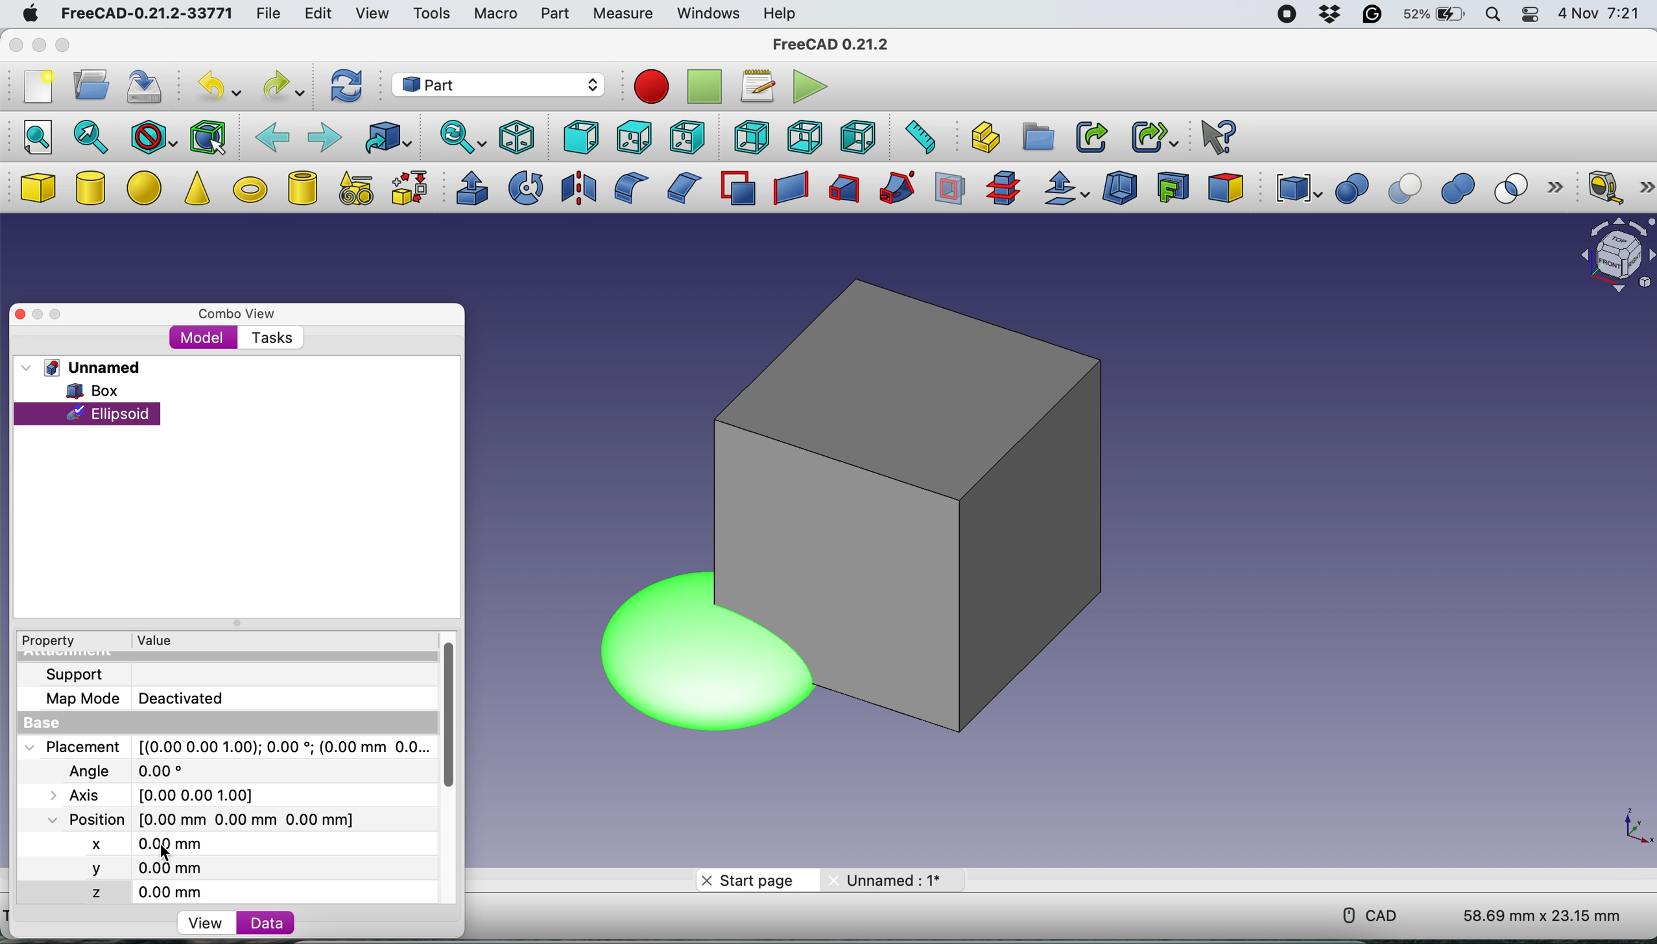 This screenshot has height=944, width=1657. I want to click on z 0.00 mm, so click(156, 892).